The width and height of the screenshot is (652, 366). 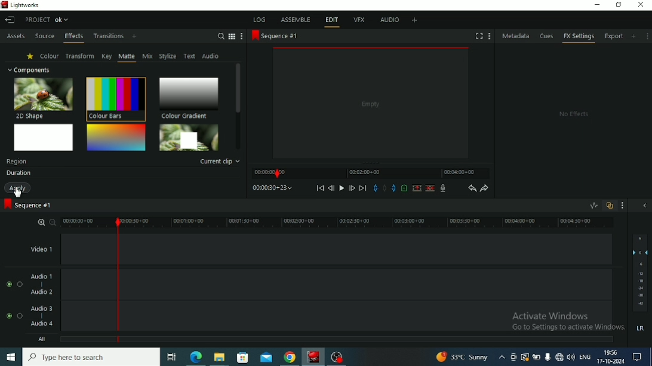 I want to click on Show setting menu, so click(x=623, y=206).